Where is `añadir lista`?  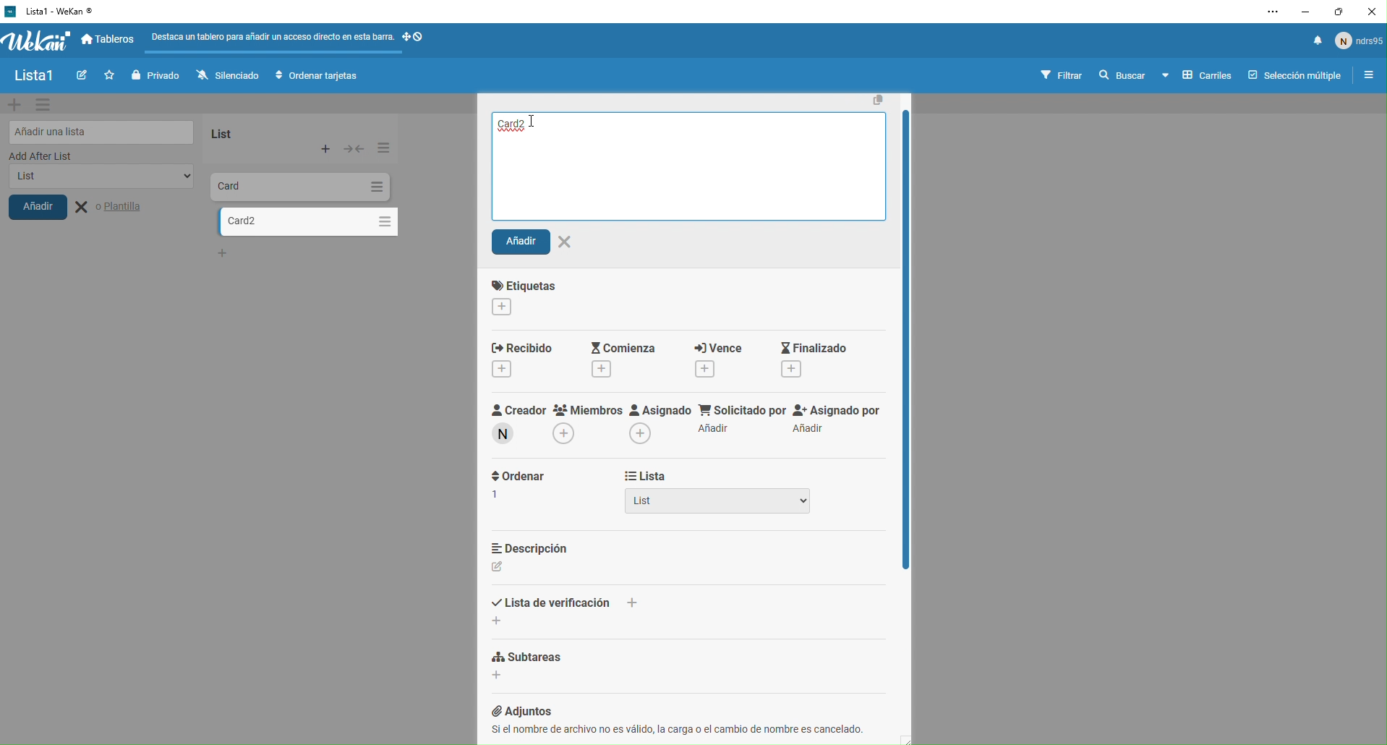
añadir lista is located at coordinates (98, 130).